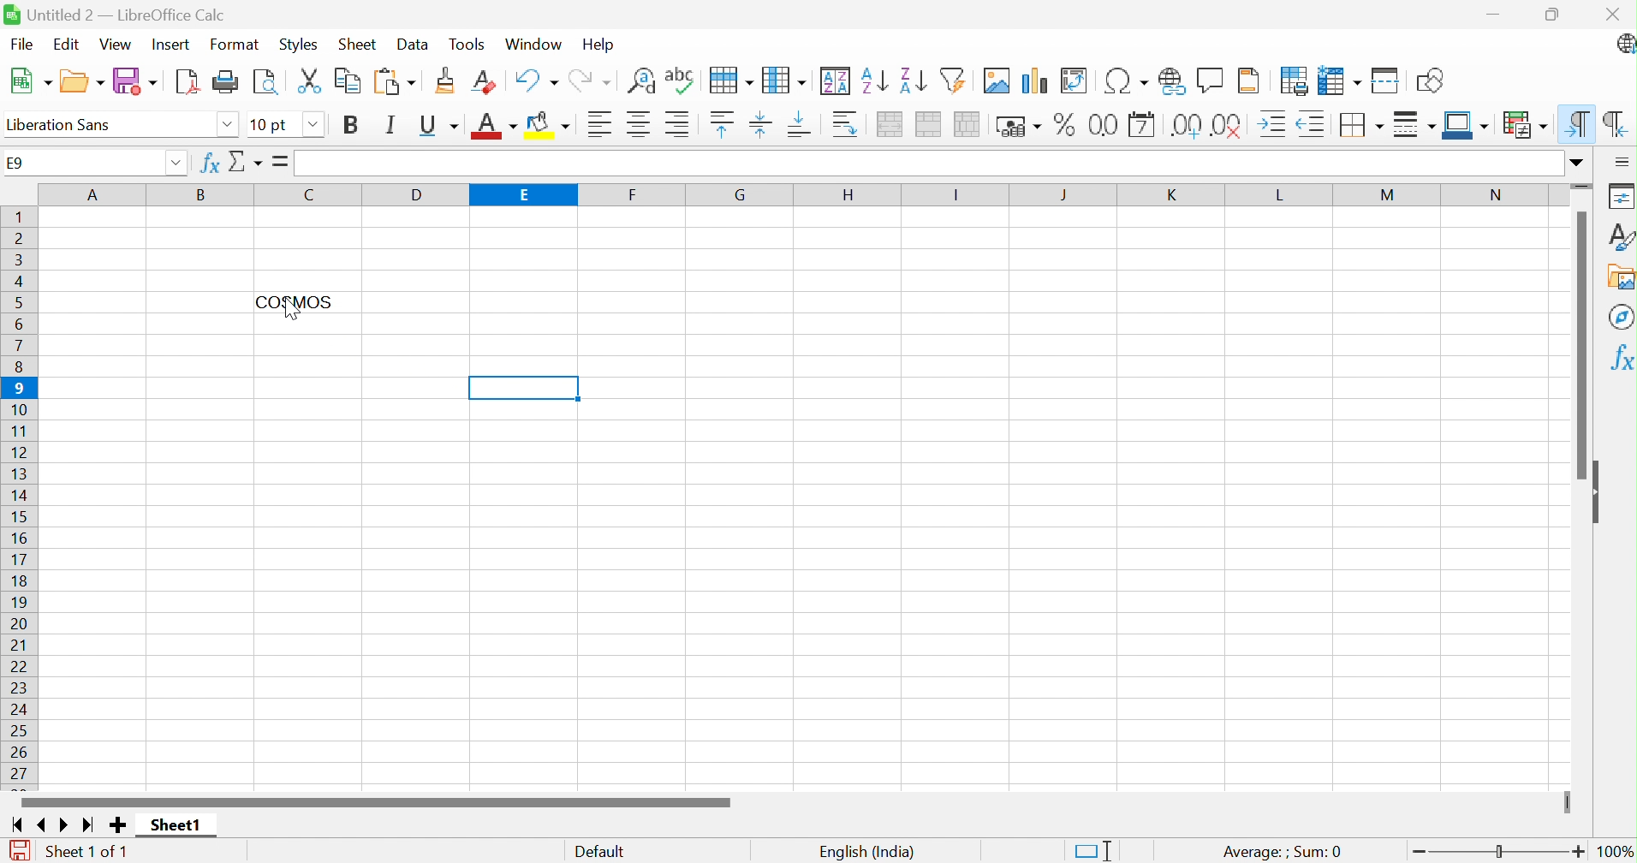 This screenshot has width=1637, height=863. What do you see at coordinates (1501, 852) in the screenshot?
I see `Slider` at bounding box center [1501, 852].